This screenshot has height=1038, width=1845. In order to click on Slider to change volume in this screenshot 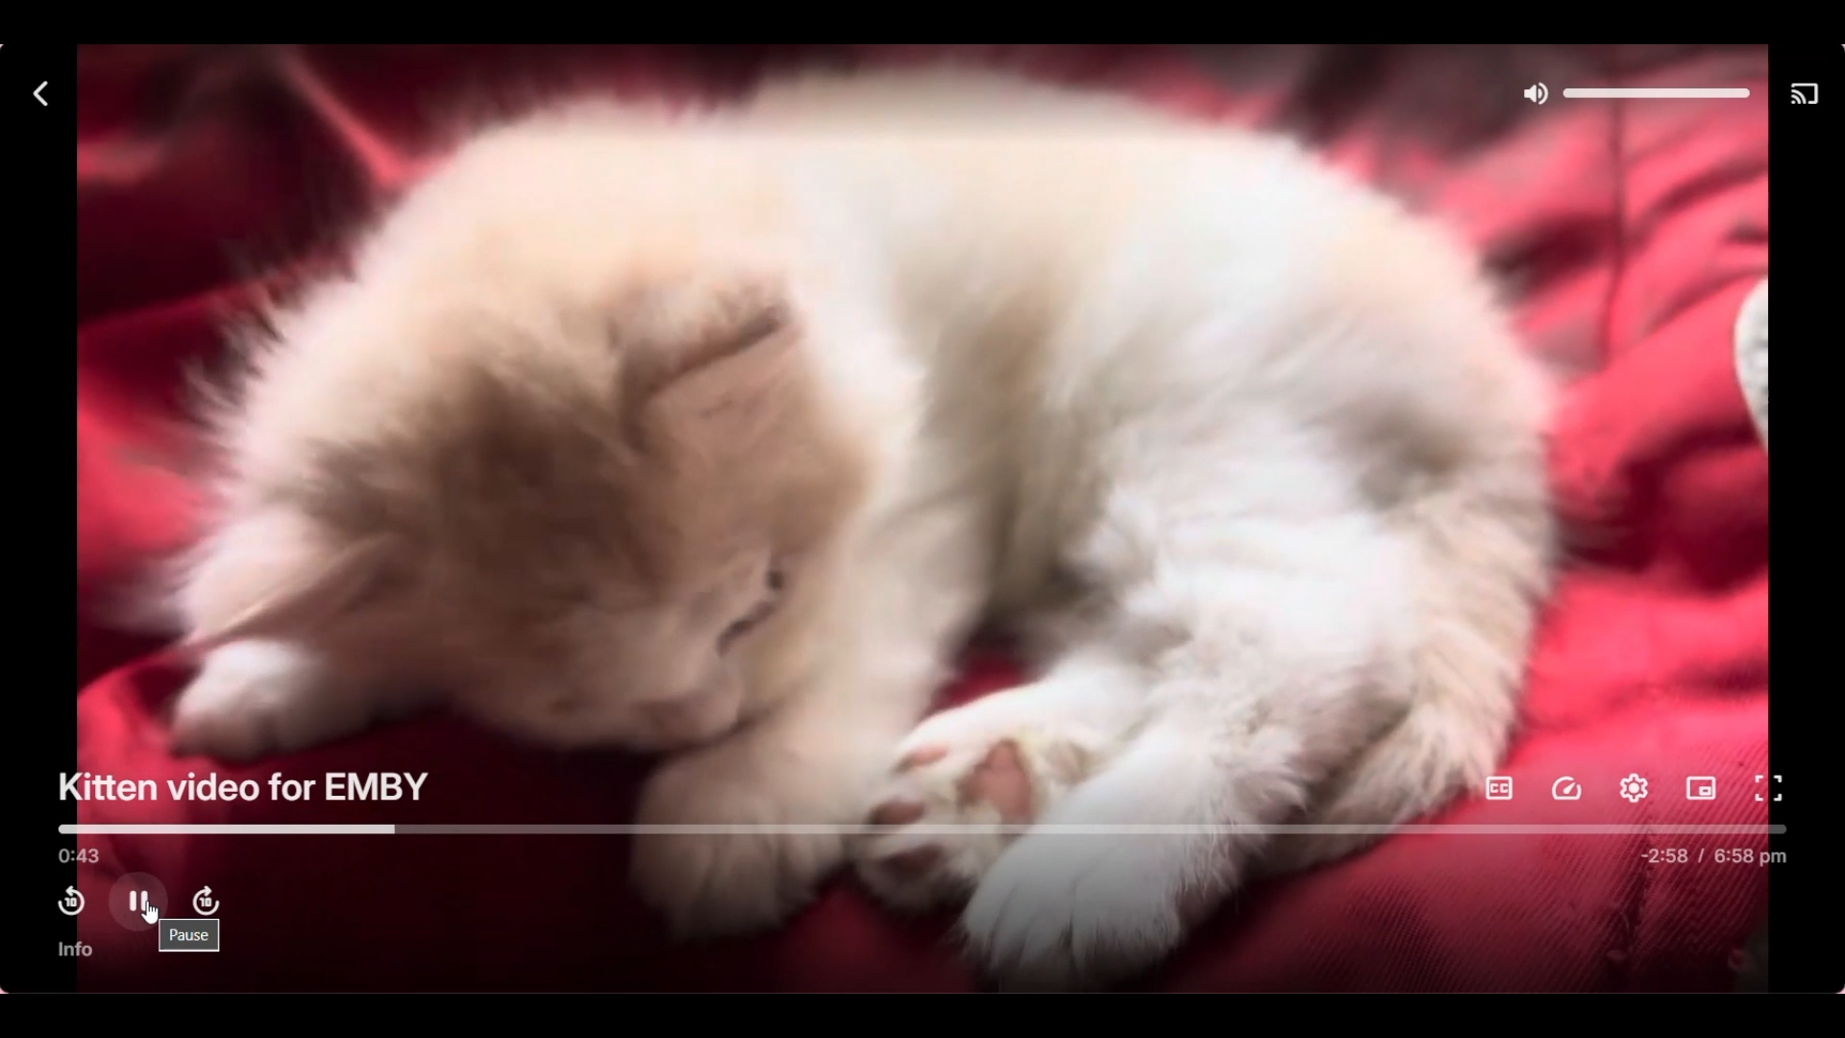, I will do `click(1657, 93)`.